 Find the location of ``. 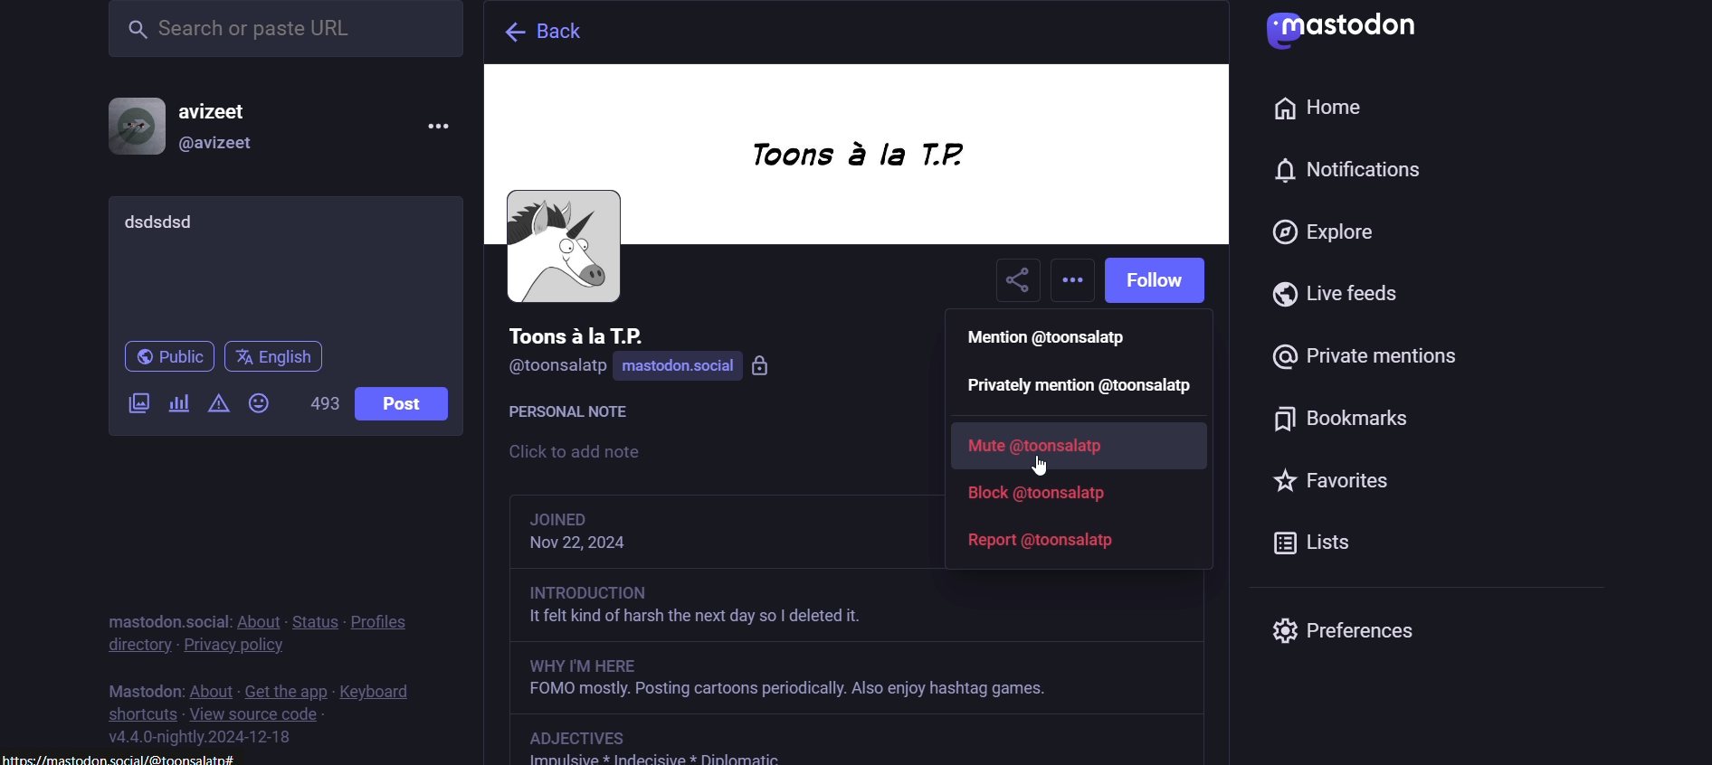

 is located at coordinates (1048, 465).